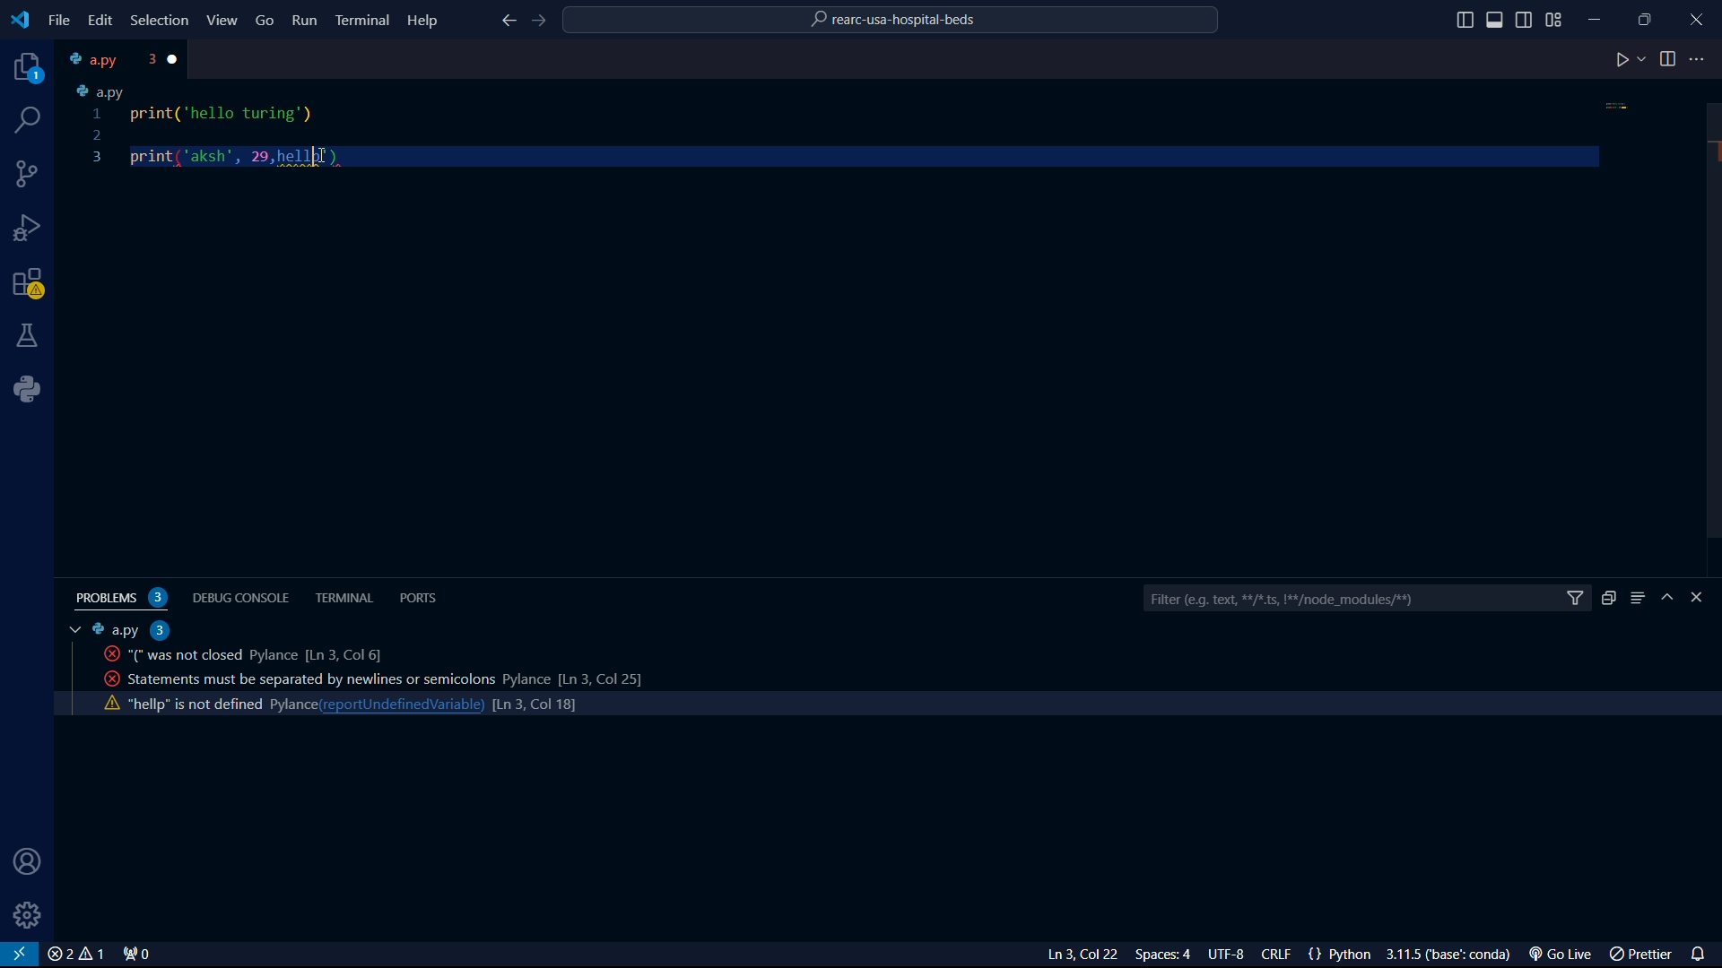 This screenshot has height=968, width=1722. What do you see at coordinates (361, 678) in the screenshot?
I see `activity code` at bounding box center [361, 678].